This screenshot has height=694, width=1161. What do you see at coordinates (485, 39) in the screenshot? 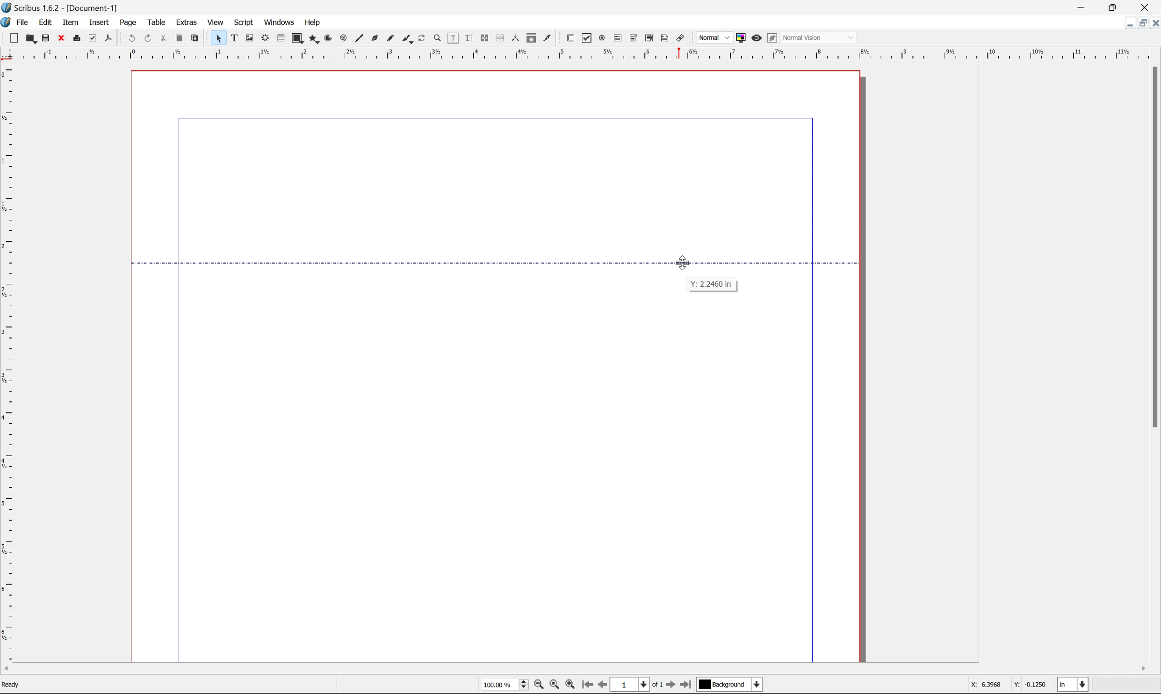
I see `link text frames` at bounding box center [485, 39].